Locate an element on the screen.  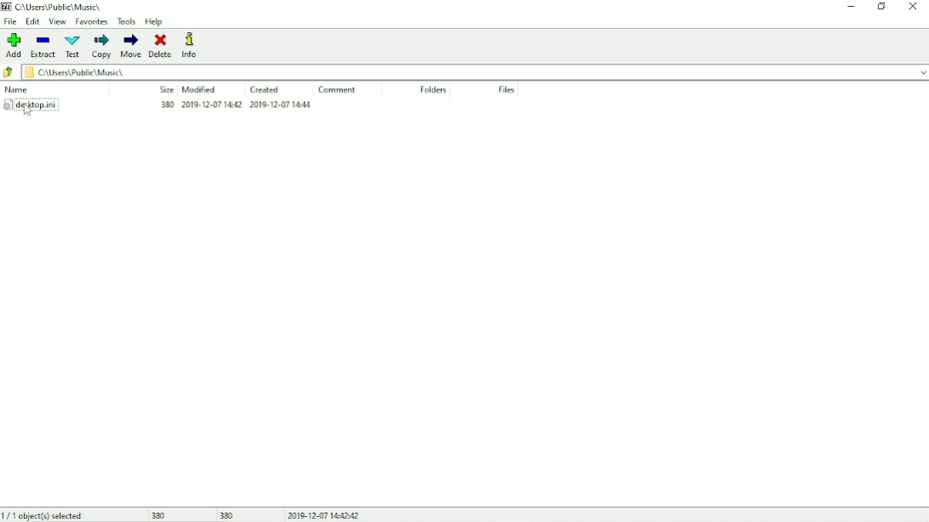
Test is located at coordinates (73, 47).